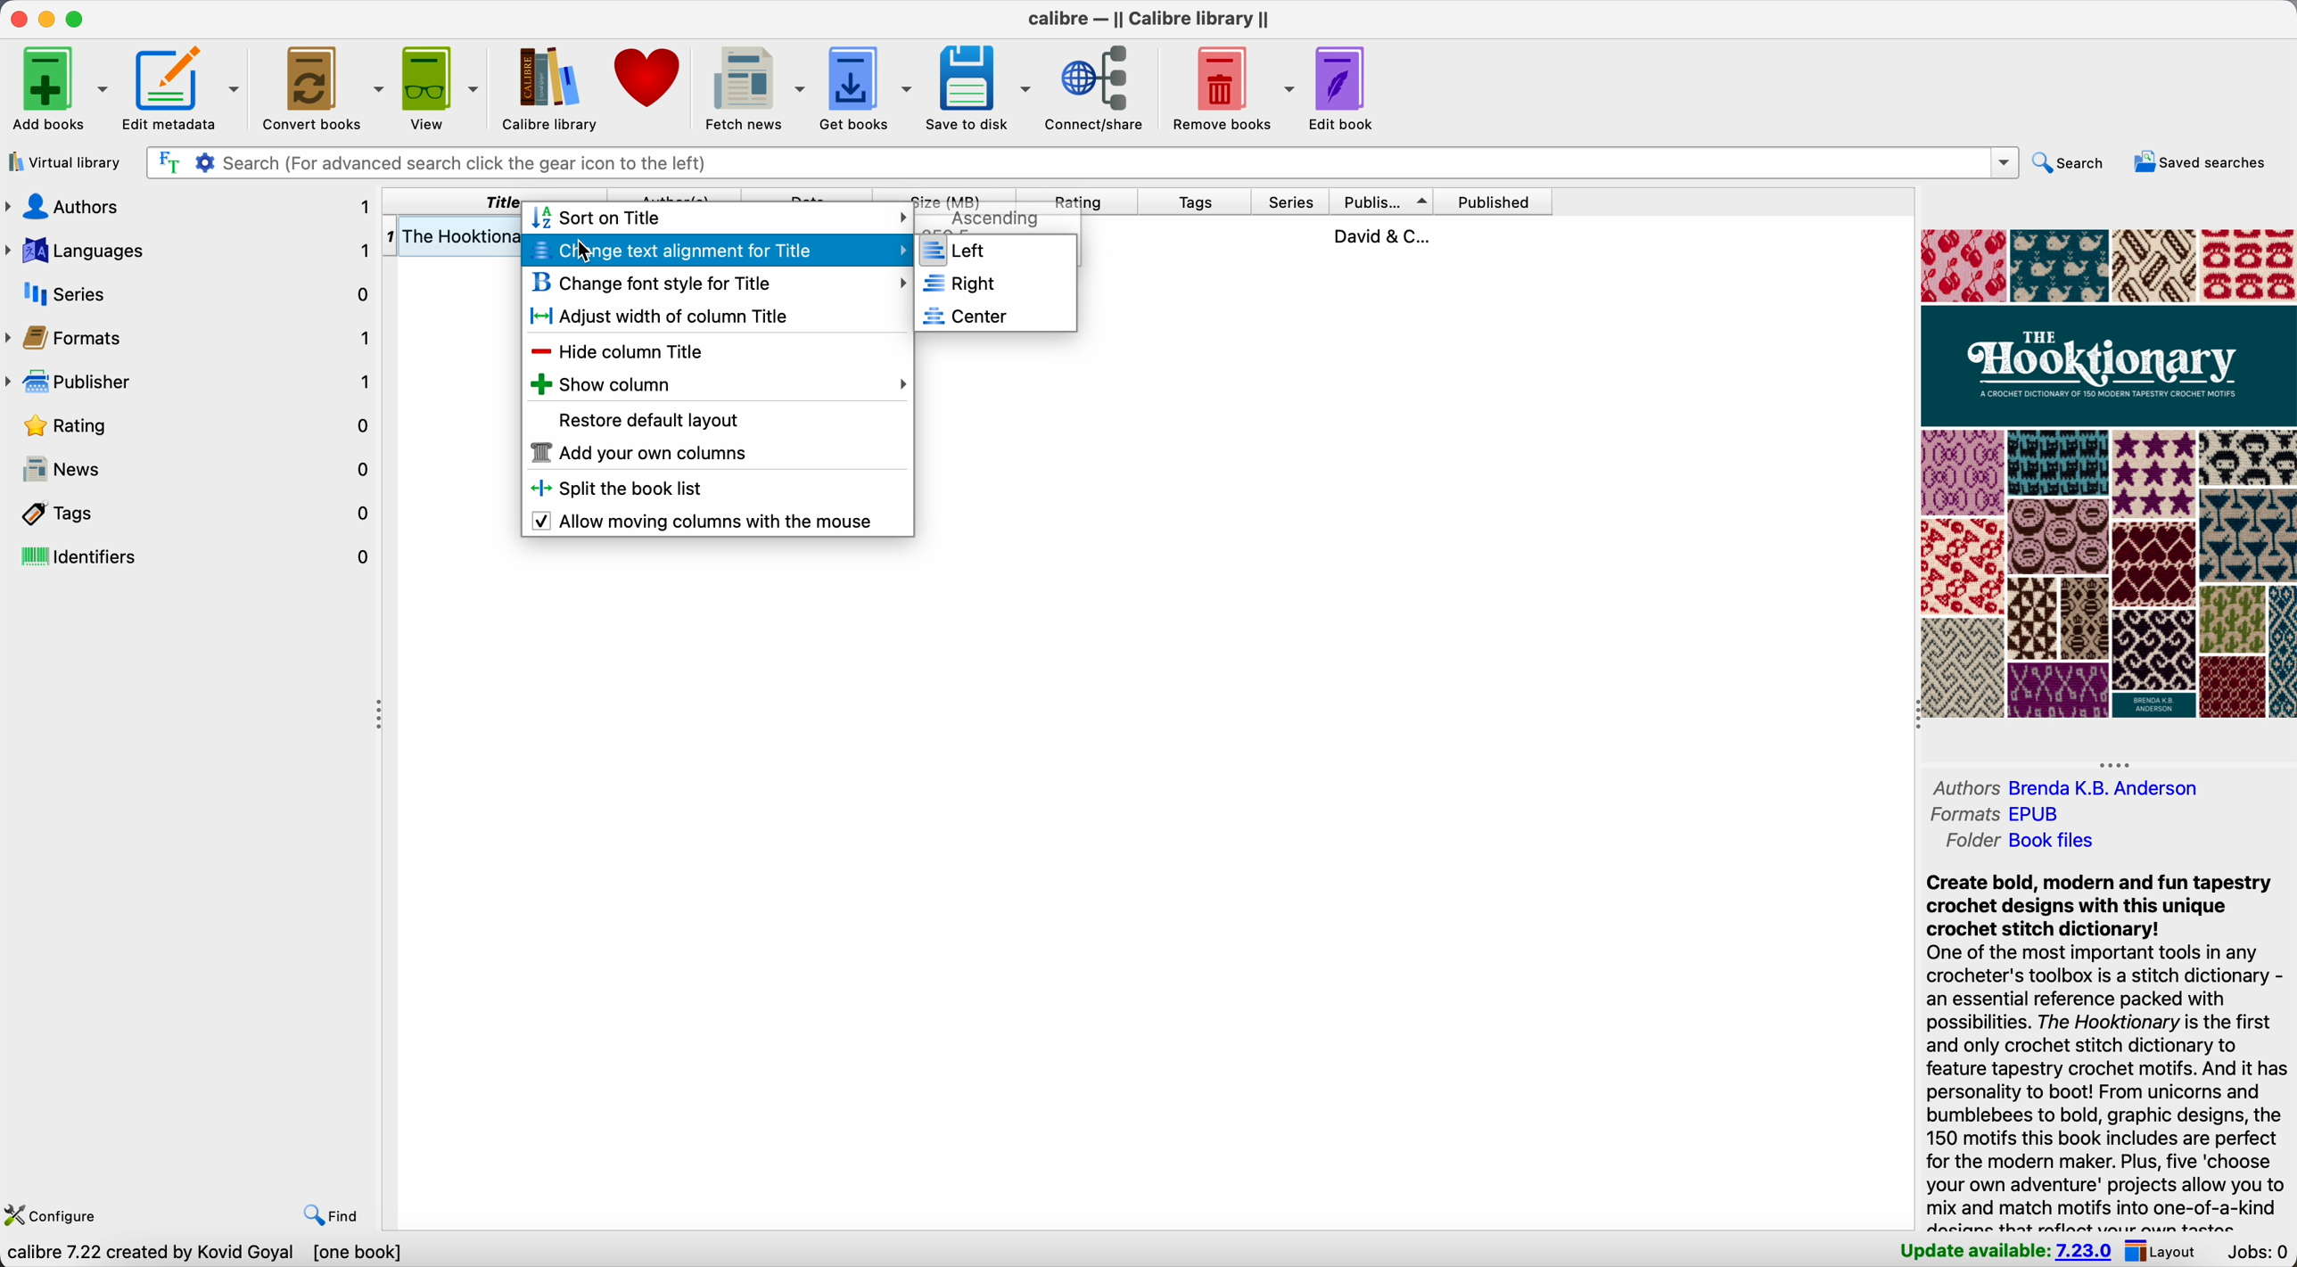  What do you see at coordinates (438, 89) in the screenshot?
I see `view` at bounding box center [438, 89].